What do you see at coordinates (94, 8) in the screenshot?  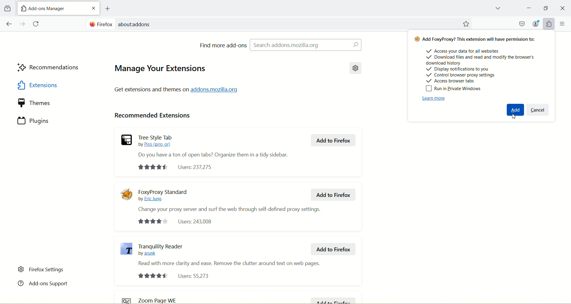 I see `Close` at bounding box center [94, 8].